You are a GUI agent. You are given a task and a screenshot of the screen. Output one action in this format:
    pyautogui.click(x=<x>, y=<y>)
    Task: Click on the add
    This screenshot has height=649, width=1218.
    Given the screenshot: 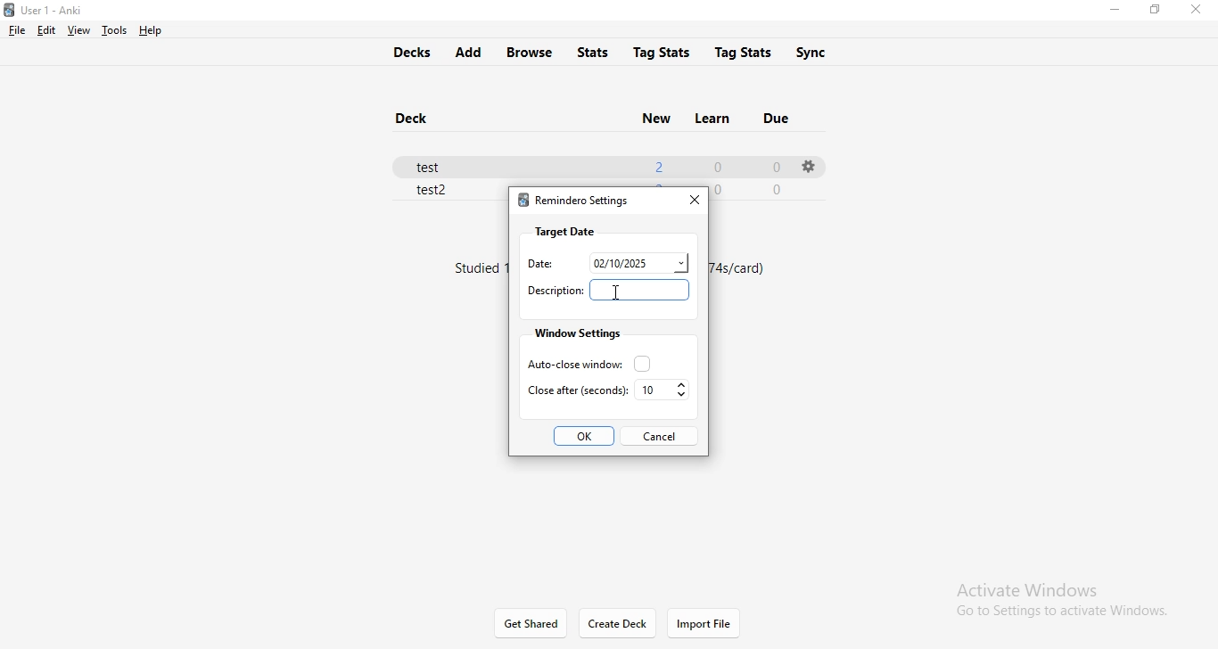 What is the action you would take?
    pyautogui.click(x=467, y=53)
    